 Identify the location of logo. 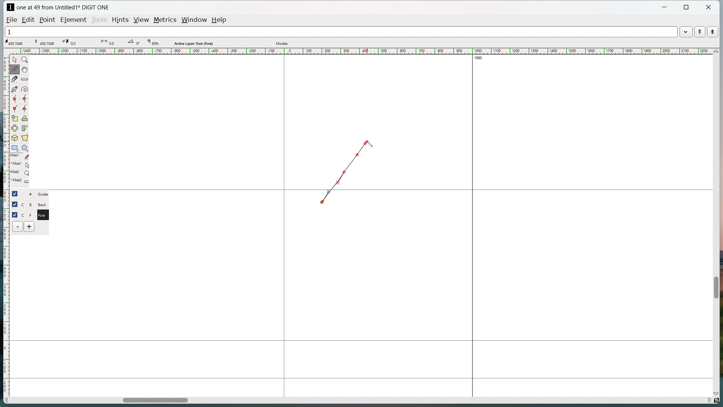
(10, 7).